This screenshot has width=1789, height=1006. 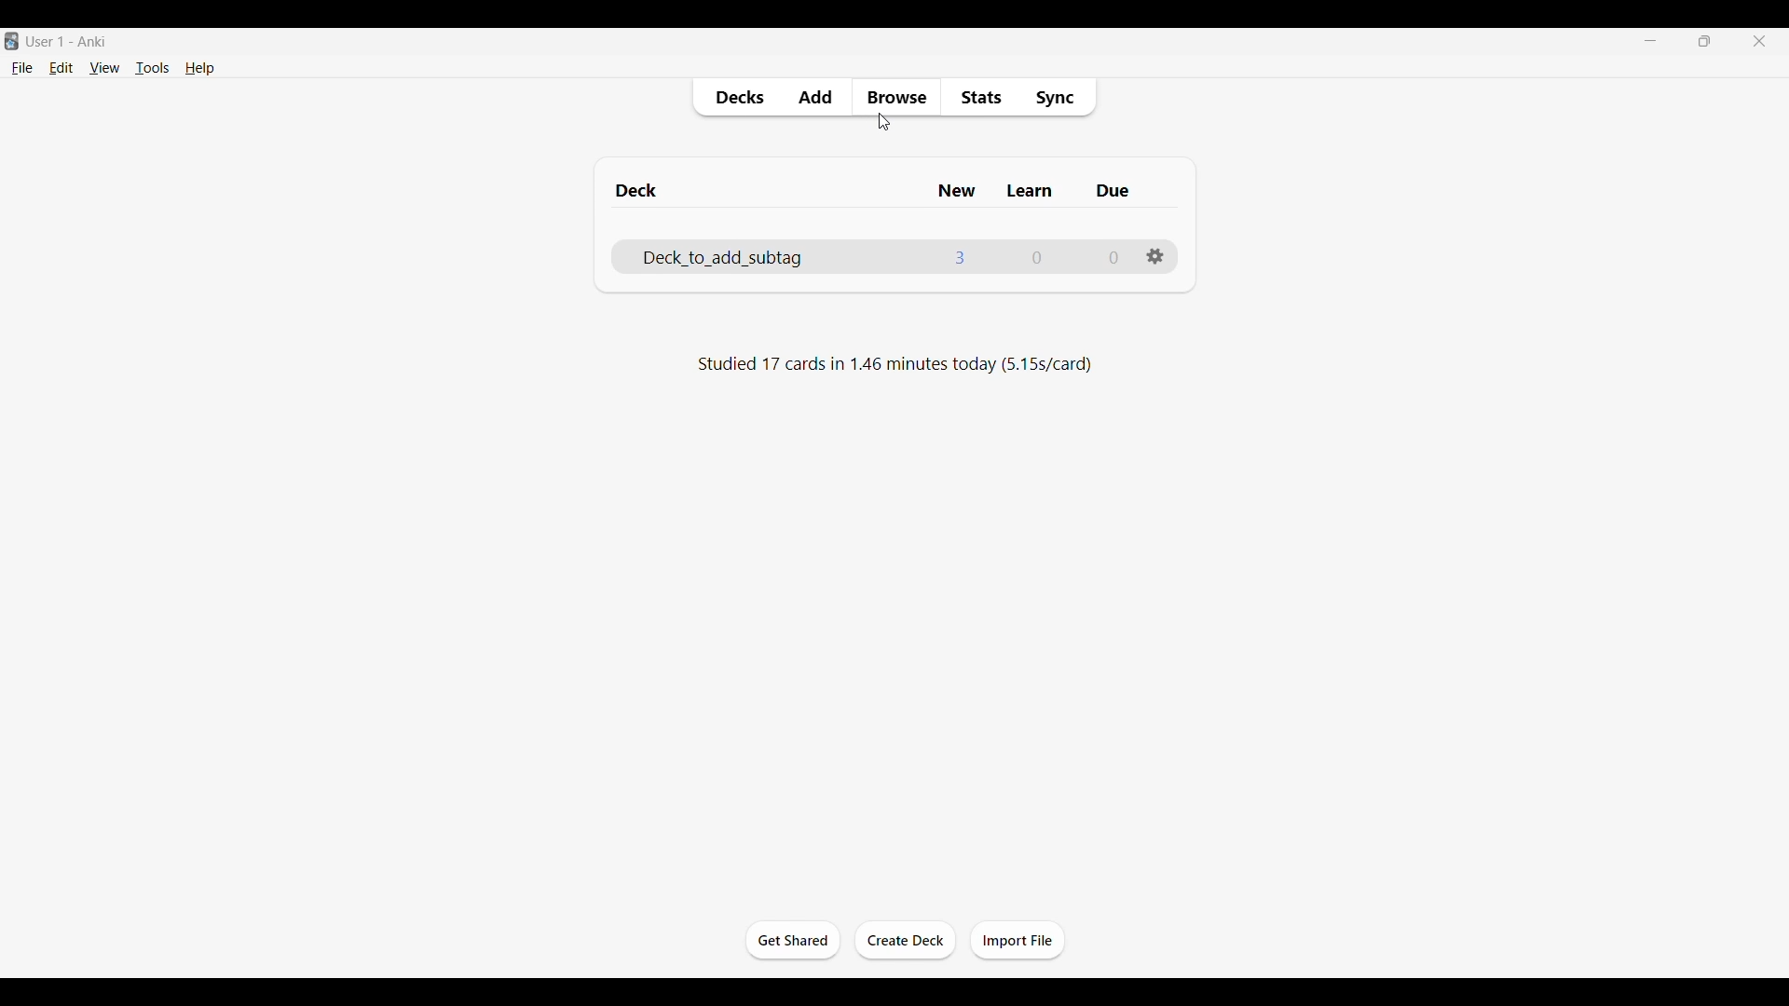 I want to click on Close interface, so click(x=1759, y=41).